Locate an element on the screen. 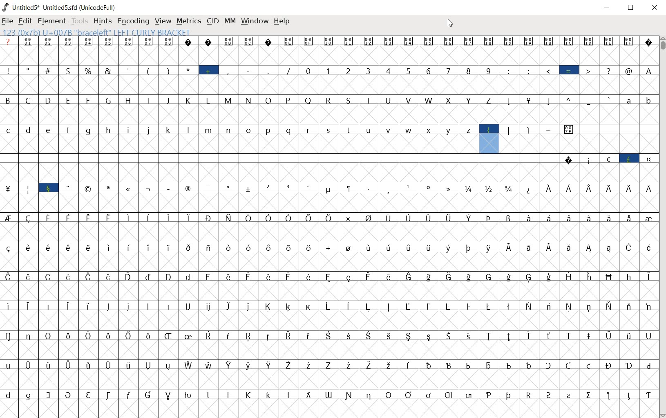 The height and width of the screenshot is (418, 666). CLOSE is located at coordinates (653, 7).